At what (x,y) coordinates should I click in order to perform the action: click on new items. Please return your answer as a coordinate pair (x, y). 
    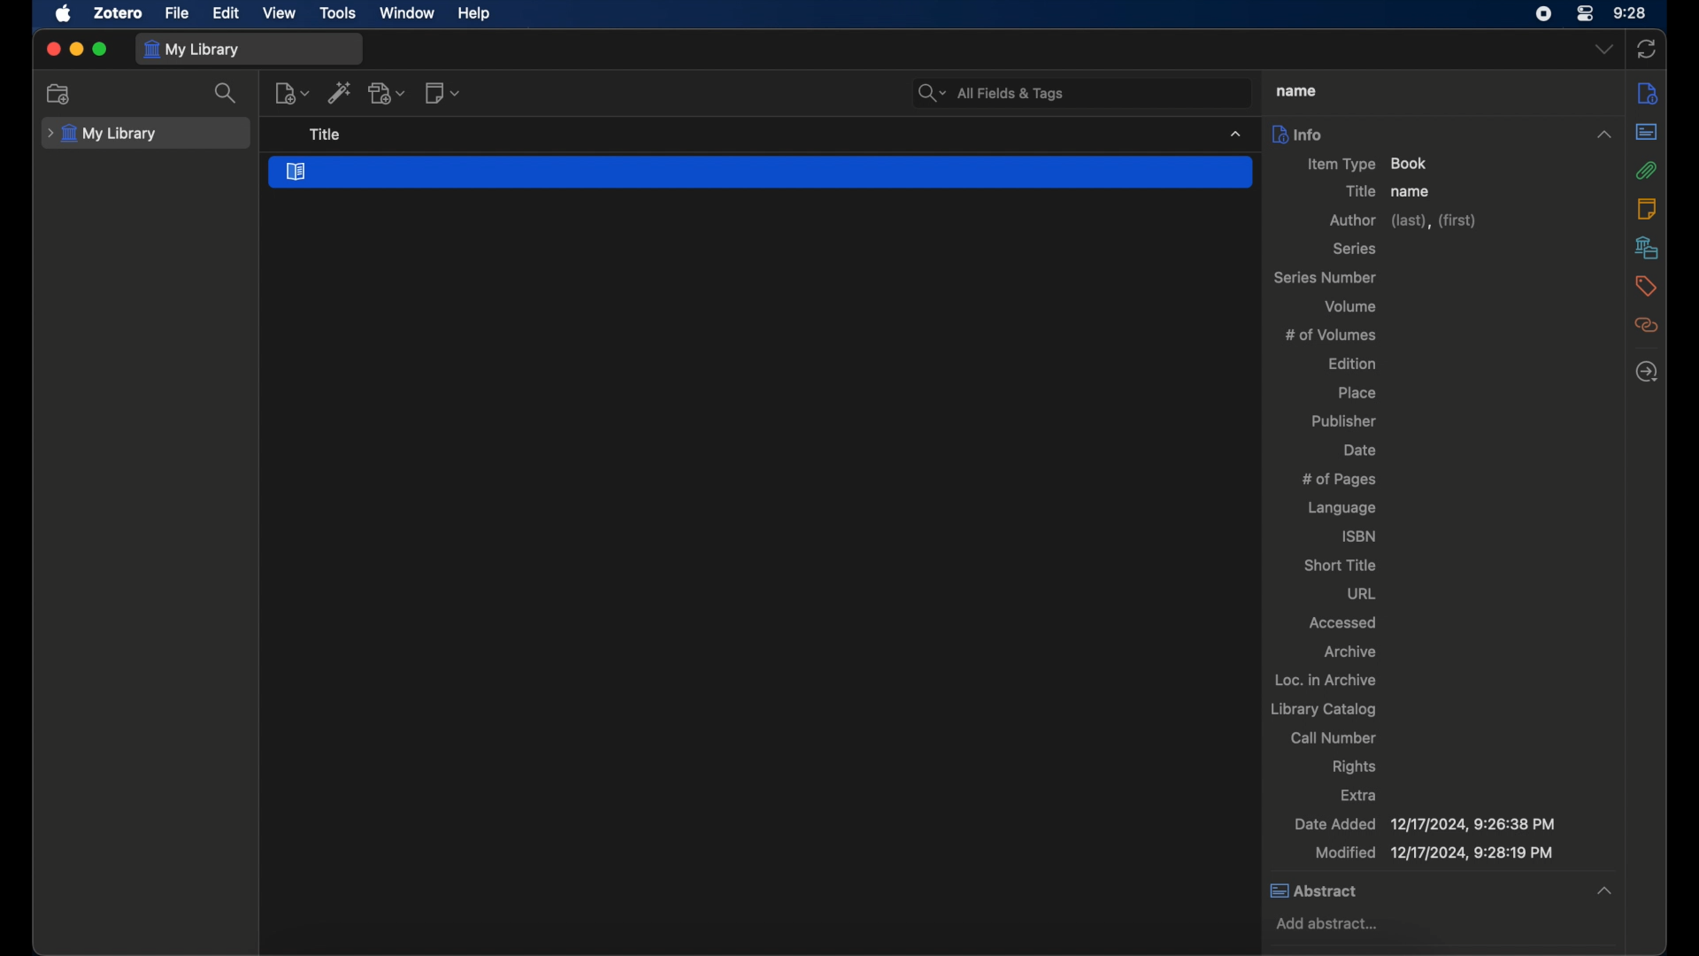
    Looking at the image, I should click on (292, 93).